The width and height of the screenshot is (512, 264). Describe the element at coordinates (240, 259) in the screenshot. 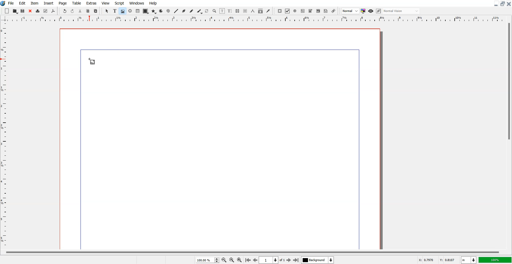

I see `Zoom In` at that location.